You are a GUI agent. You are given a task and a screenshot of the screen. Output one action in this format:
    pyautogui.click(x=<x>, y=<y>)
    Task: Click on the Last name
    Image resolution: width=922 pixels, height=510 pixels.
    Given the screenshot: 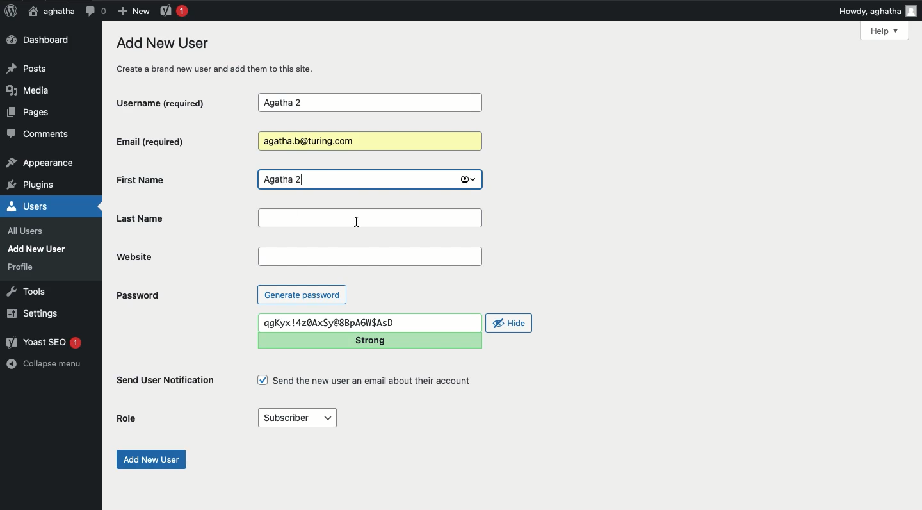 What is the action you would take?
    pyautogui.click(x=184, y=218)
    